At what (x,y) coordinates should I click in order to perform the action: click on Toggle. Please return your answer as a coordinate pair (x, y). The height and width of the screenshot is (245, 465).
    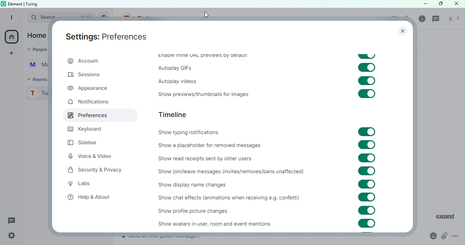
    Looking at the image, I should click on (367, 171).